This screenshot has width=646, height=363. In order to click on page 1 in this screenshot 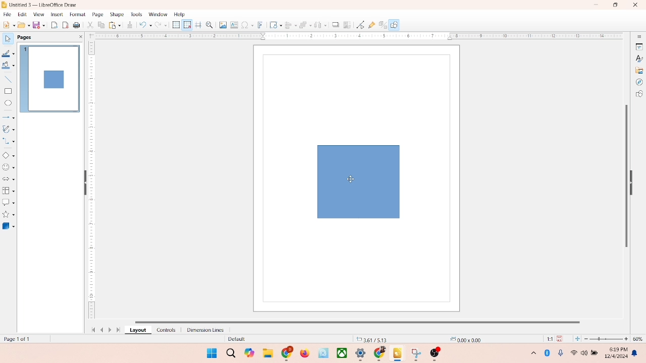, I will do `click(50, 78)`.